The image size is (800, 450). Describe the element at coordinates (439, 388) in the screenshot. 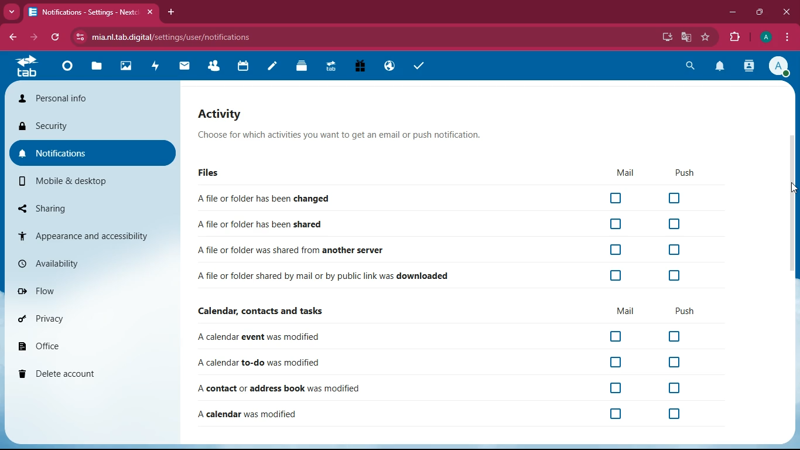

I see `A contact or address book was modified` at that location.